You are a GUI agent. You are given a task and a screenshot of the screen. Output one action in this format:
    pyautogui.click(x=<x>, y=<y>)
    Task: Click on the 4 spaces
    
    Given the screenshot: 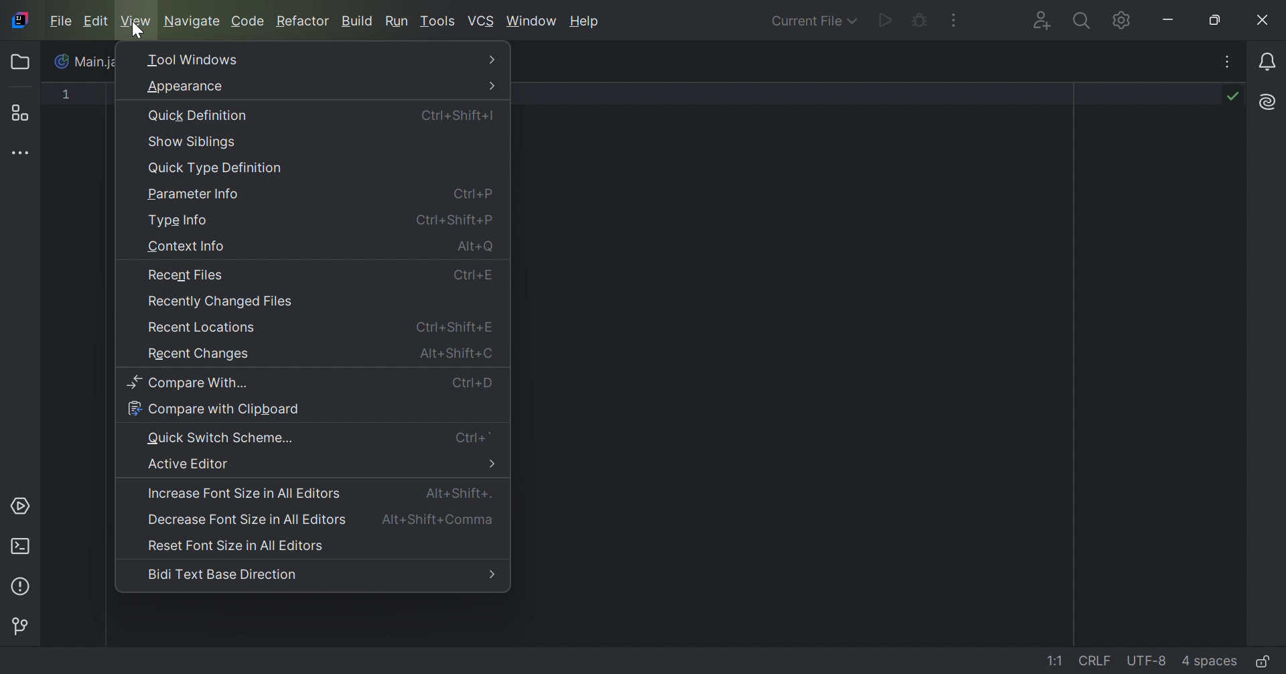 What is the action you would take?
    pyautogui.click(x=1209, y=660)
    